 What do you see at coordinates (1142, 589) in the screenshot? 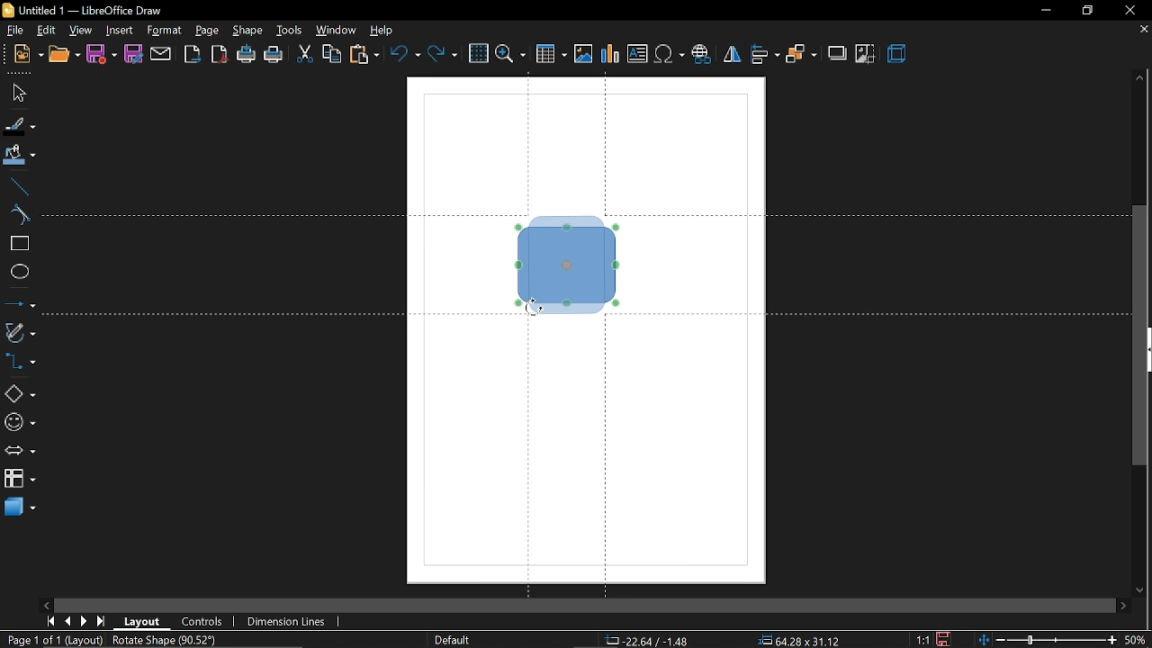
I see `move down` at bounding box center [1142, 589].